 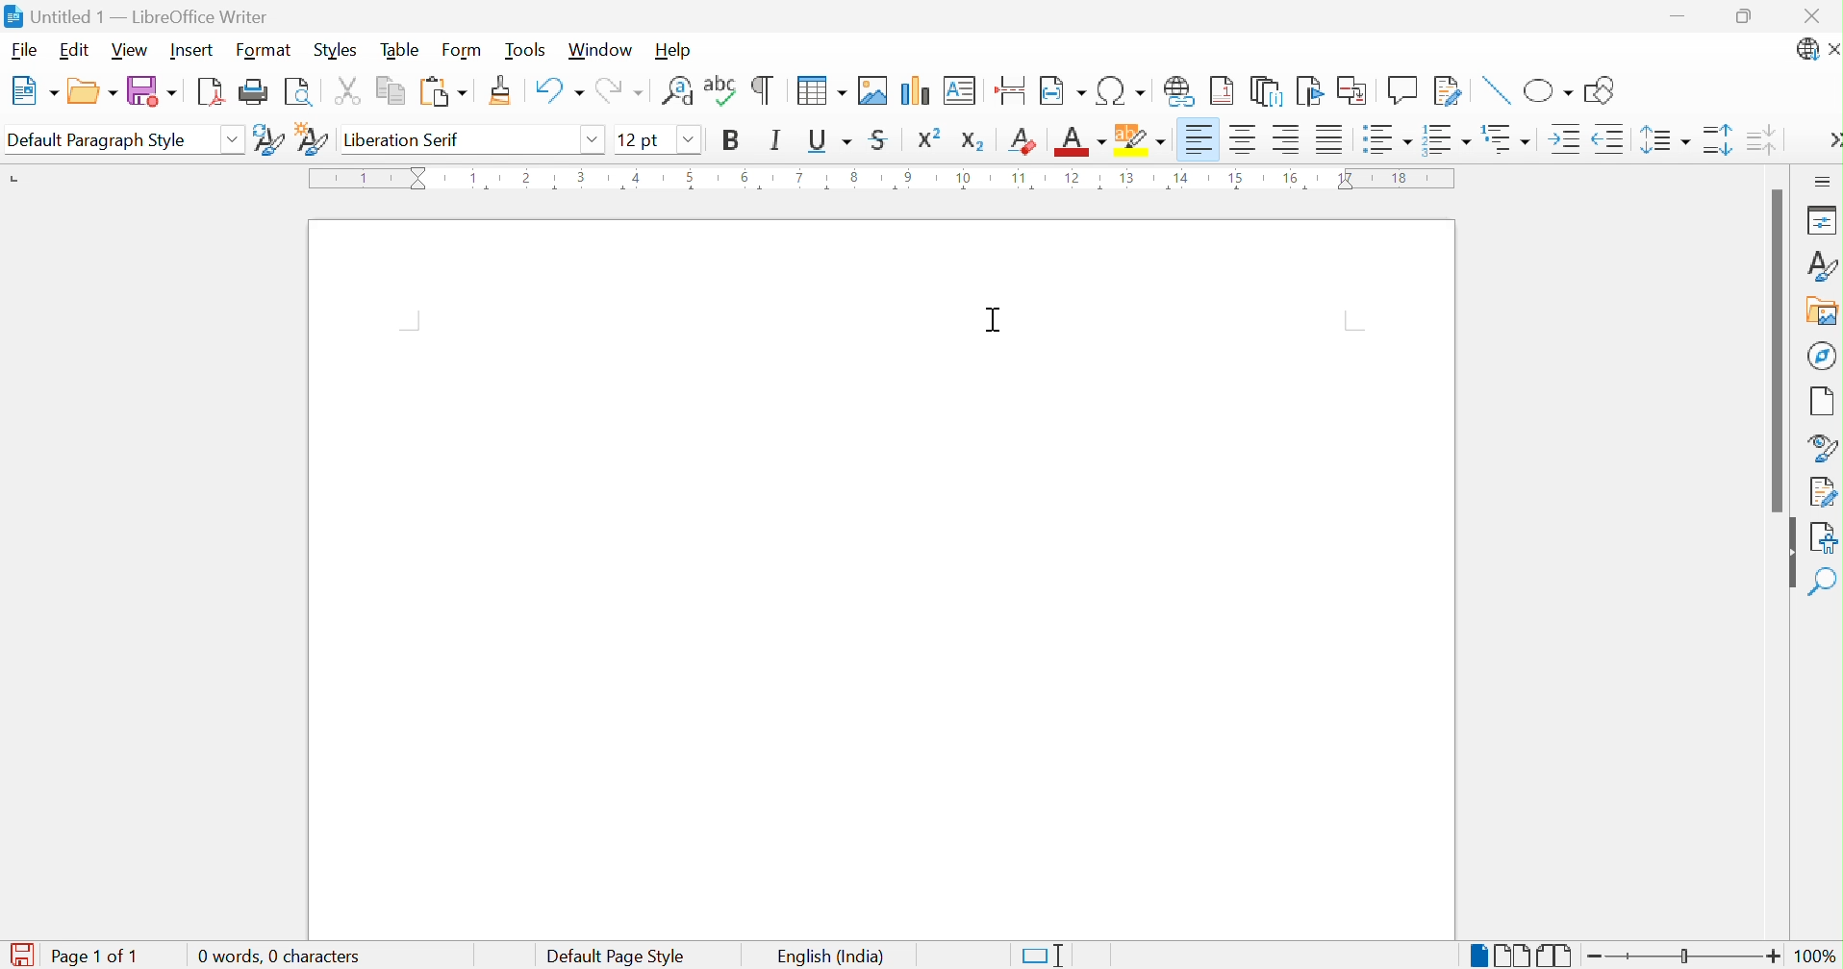 What do you see at coordinates (1677, 15) in the screenshot?
I see `Minimize` at bounding box center [1677, 15].